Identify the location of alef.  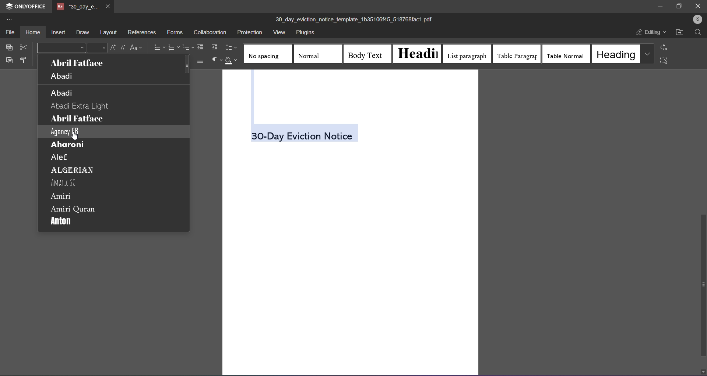
(61, 158).